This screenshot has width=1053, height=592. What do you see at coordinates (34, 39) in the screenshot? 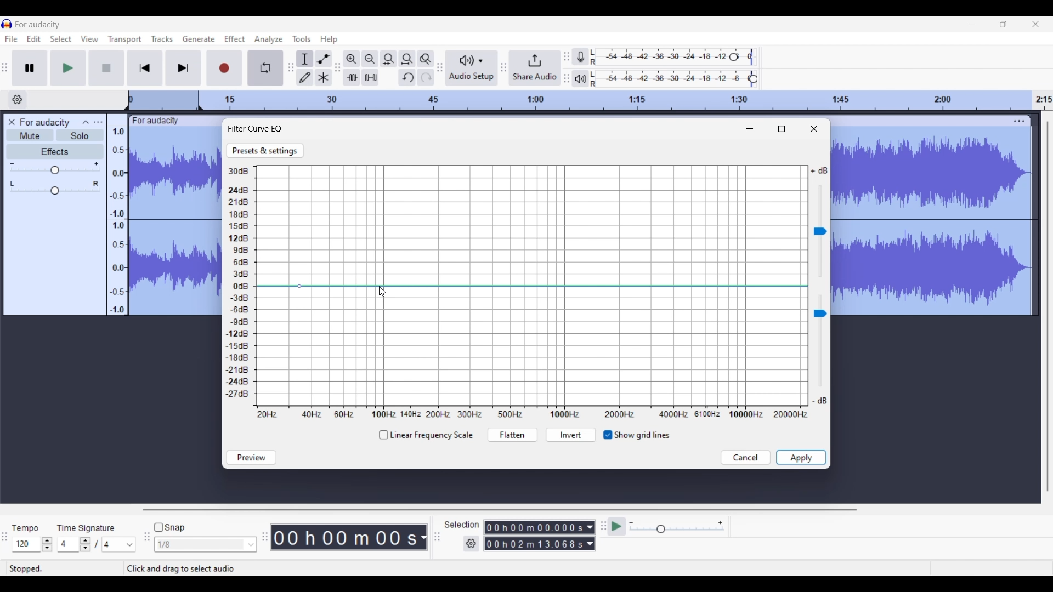
I see `Edit menu` at bounding box center [34, 39].